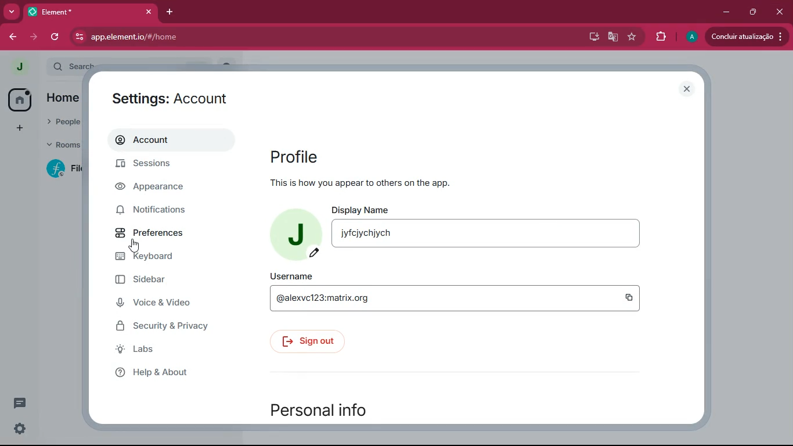 Image resolution: width=793 pixels, height=446 pixels. What do you see at coordinates (297, 154) in the screenshot?
I see `profile` at bounding box center [297, 154].